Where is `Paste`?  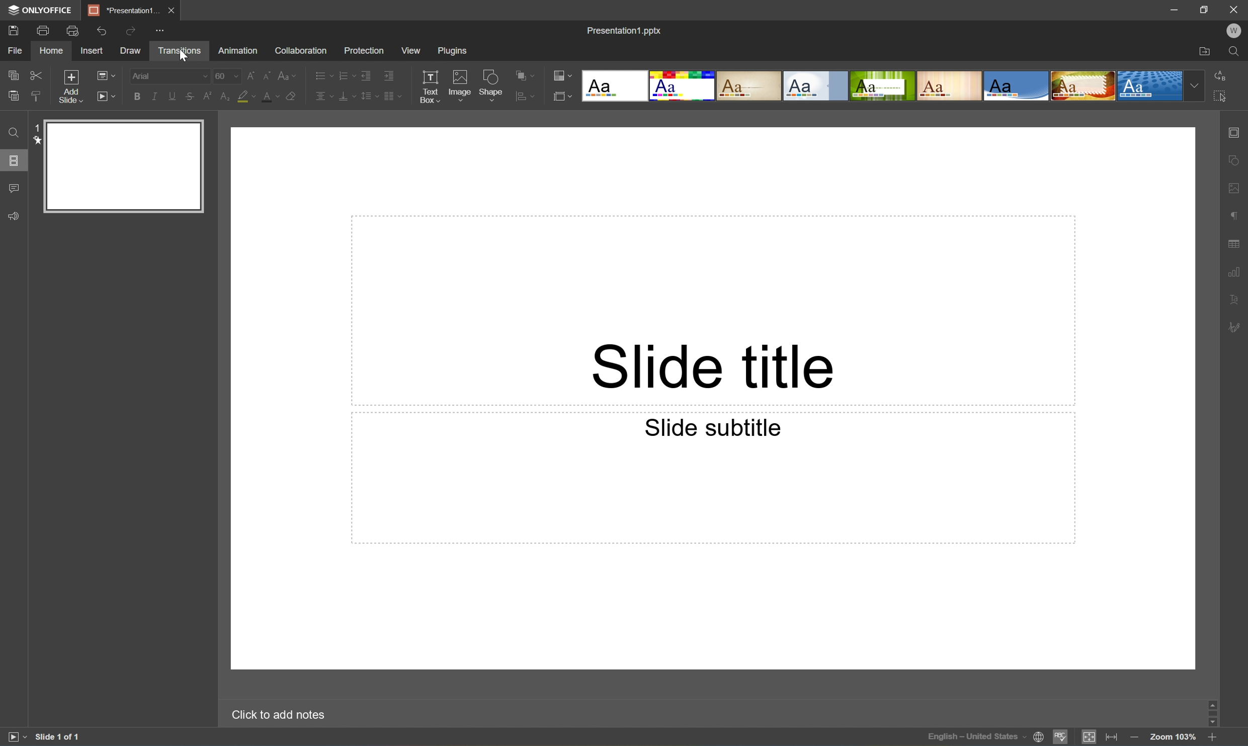 Paste is located at coordinates (16, 96).